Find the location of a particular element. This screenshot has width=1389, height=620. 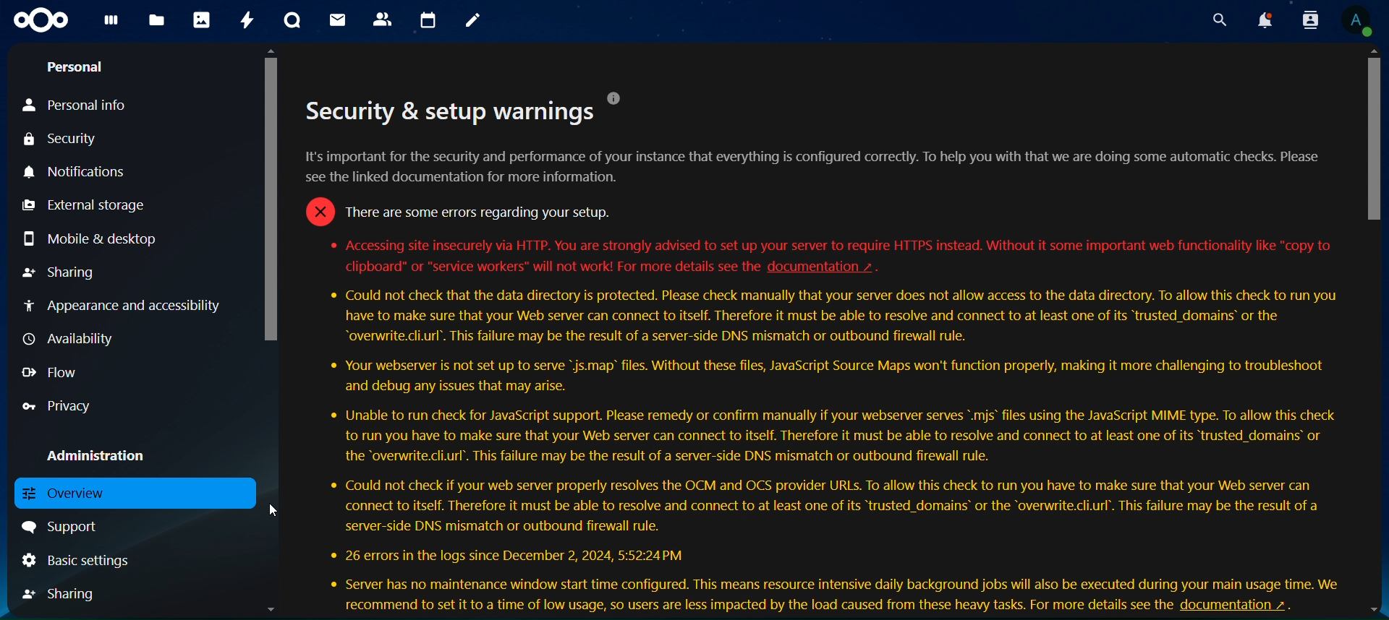

talk is located at coordinates (294, 20).